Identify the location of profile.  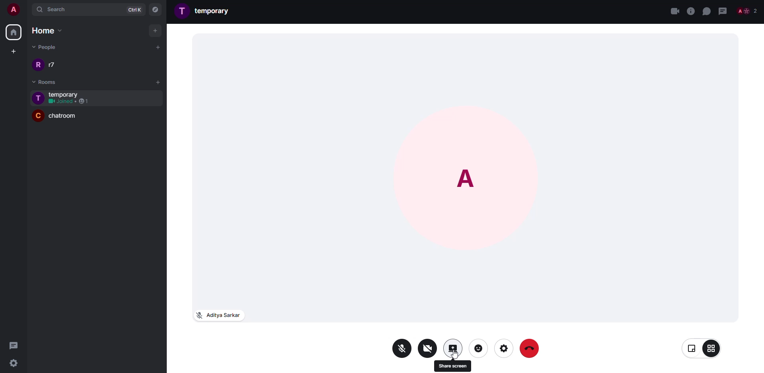
(38, 98).